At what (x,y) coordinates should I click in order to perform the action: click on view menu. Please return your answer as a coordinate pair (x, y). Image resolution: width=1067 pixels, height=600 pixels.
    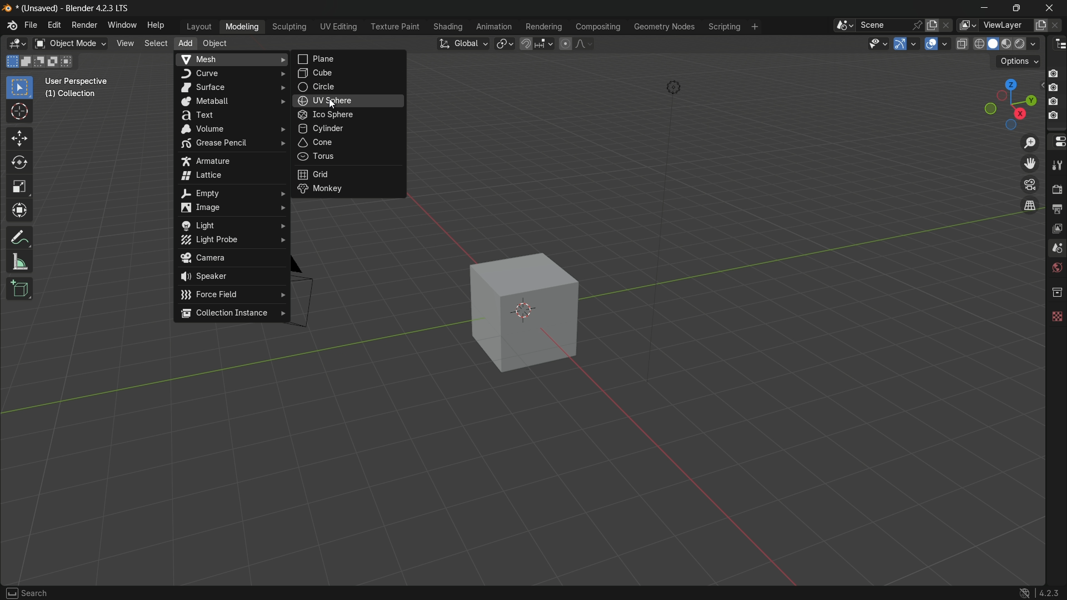
    Looking at the image, I should click on (126, 43).